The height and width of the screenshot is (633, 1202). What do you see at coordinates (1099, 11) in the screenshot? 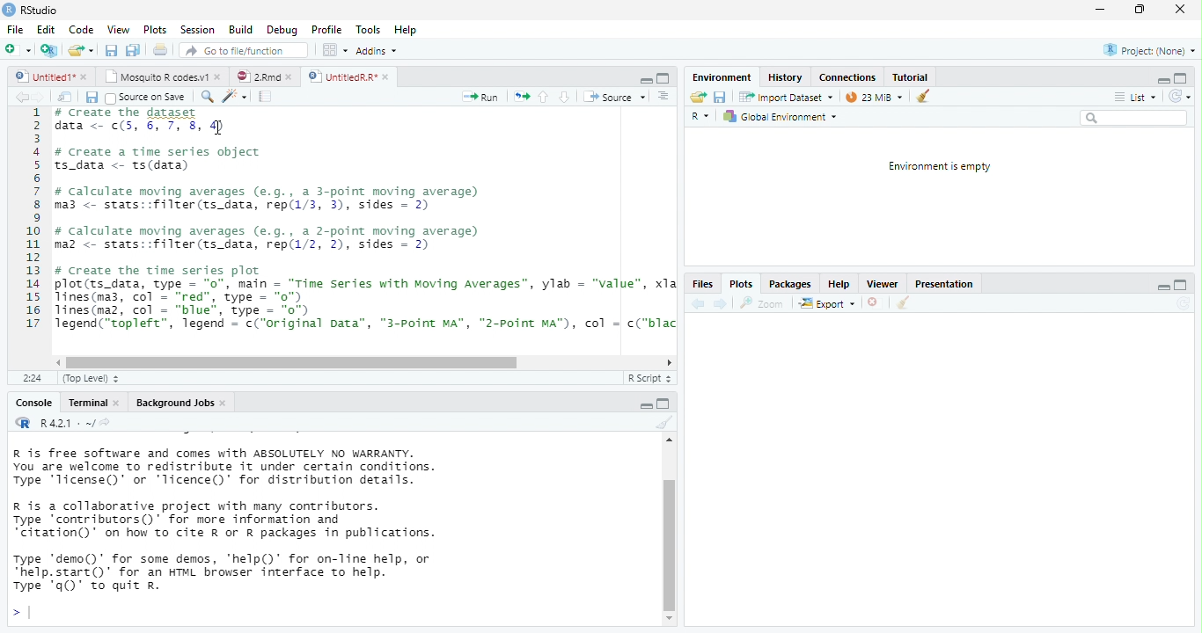
I see `minimize` at bounding box center [1099, 11].